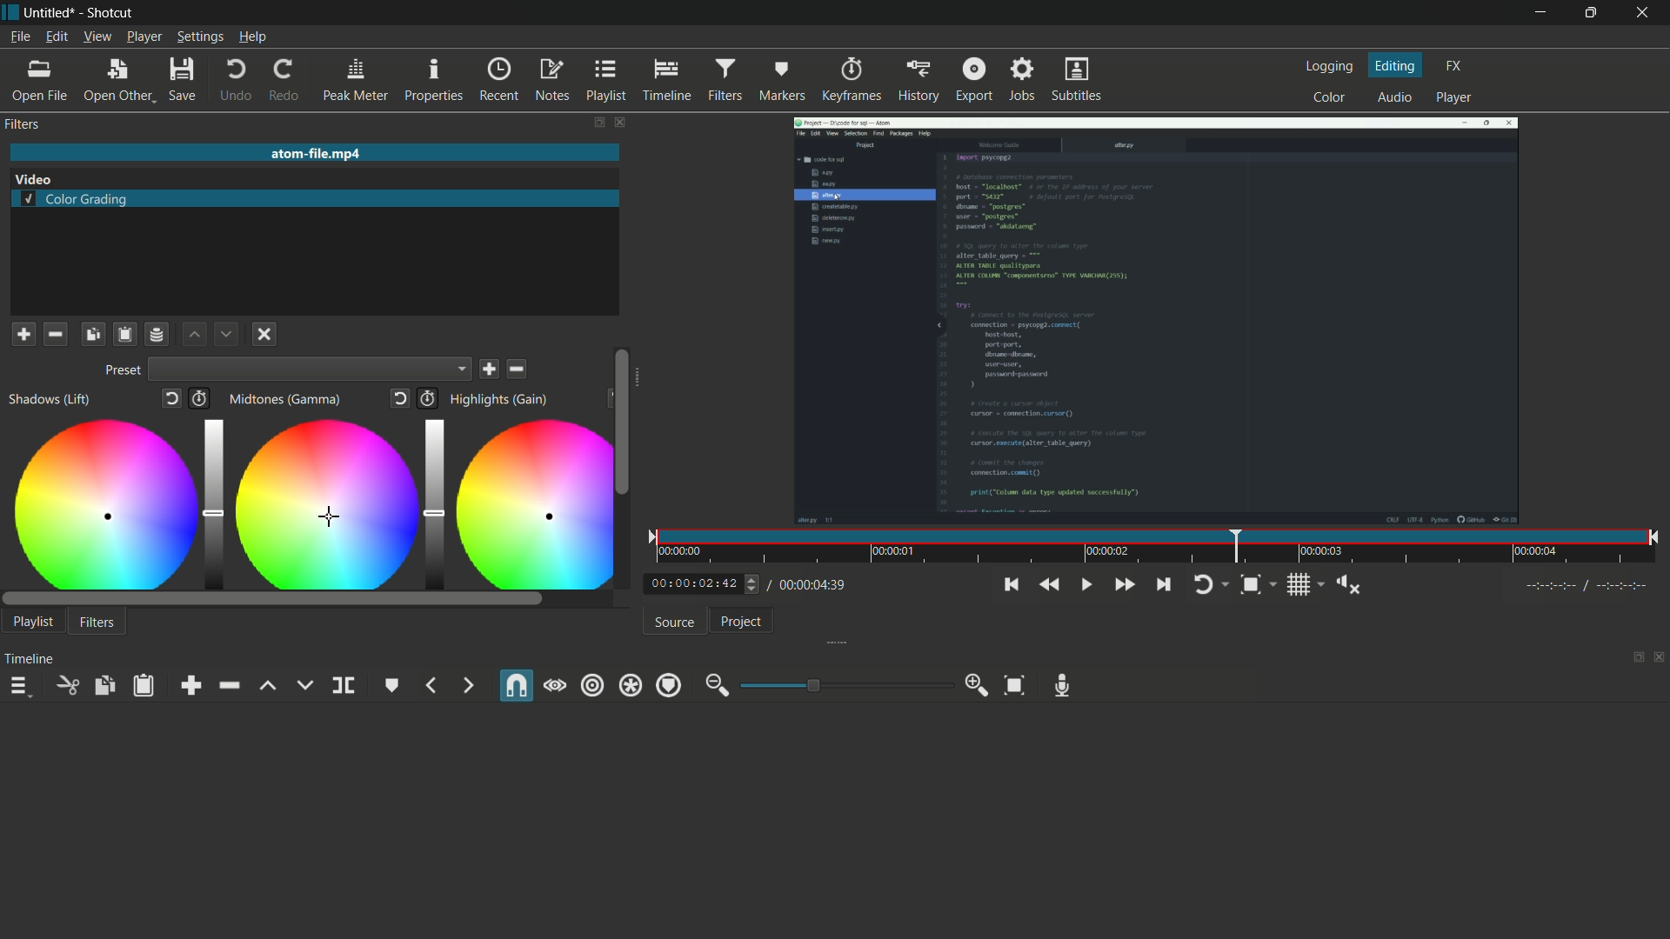  I want to click on minimize, so click(1535, 14).